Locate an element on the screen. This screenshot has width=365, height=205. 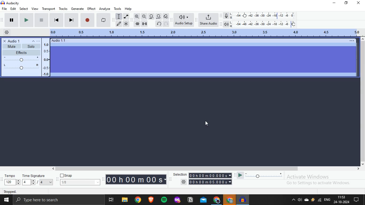
Transport is located at coordinates (48, 9).